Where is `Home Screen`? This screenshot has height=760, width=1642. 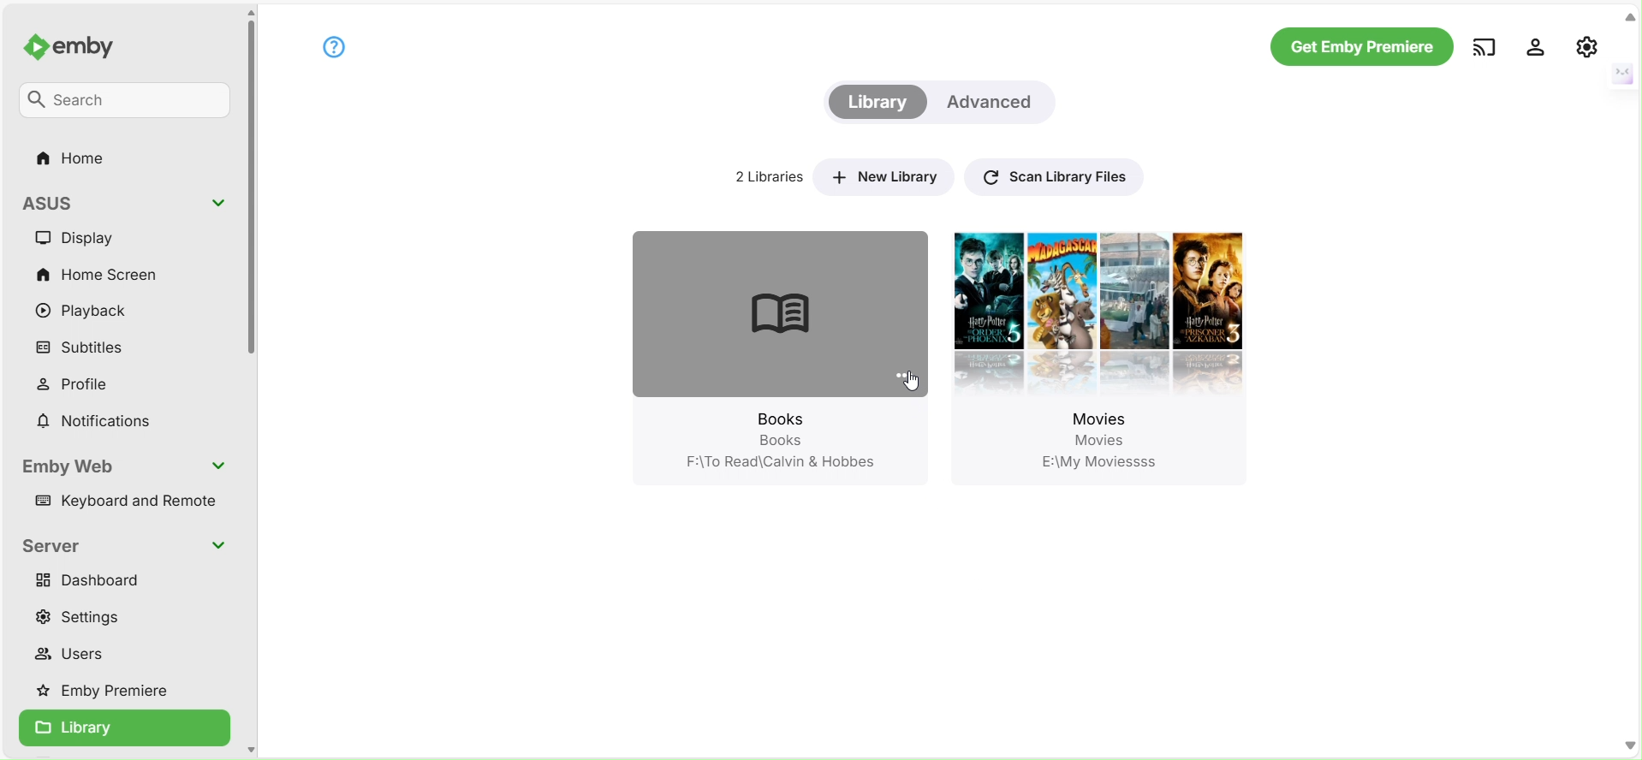 Home Screen is located at coordinates (98, 272).